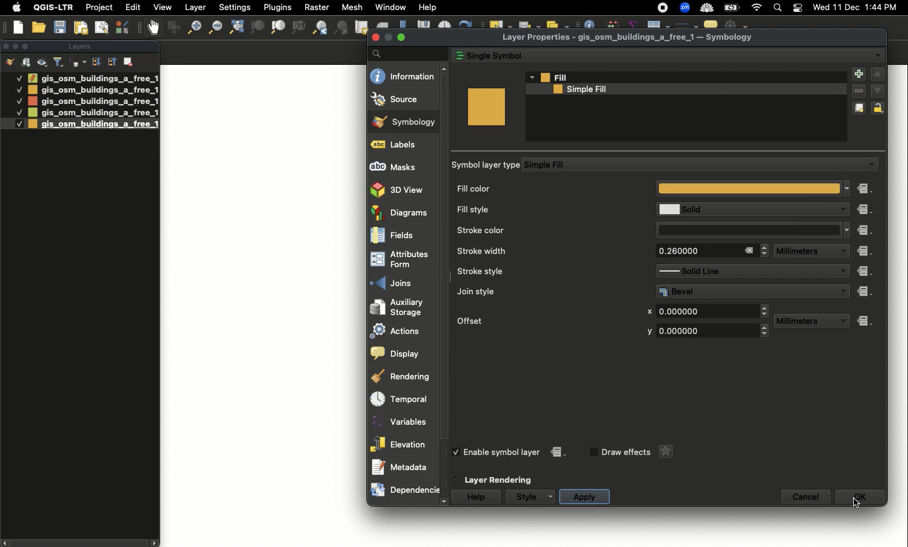  Describe the element at coordinates (92, 113) in the screenshot. I see `gis_osm_buildings_a_free_1` at that location.